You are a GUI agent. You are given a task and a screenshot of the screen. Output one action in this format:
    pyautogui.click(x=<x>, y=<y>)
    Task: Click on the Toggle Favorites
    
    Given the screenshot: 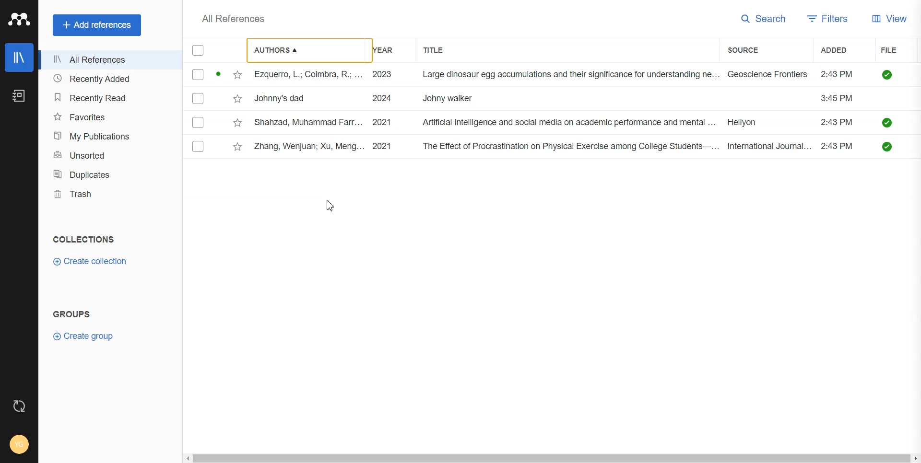 What is the action you would take?
    pyautogui.click(x=238, y=147)
    